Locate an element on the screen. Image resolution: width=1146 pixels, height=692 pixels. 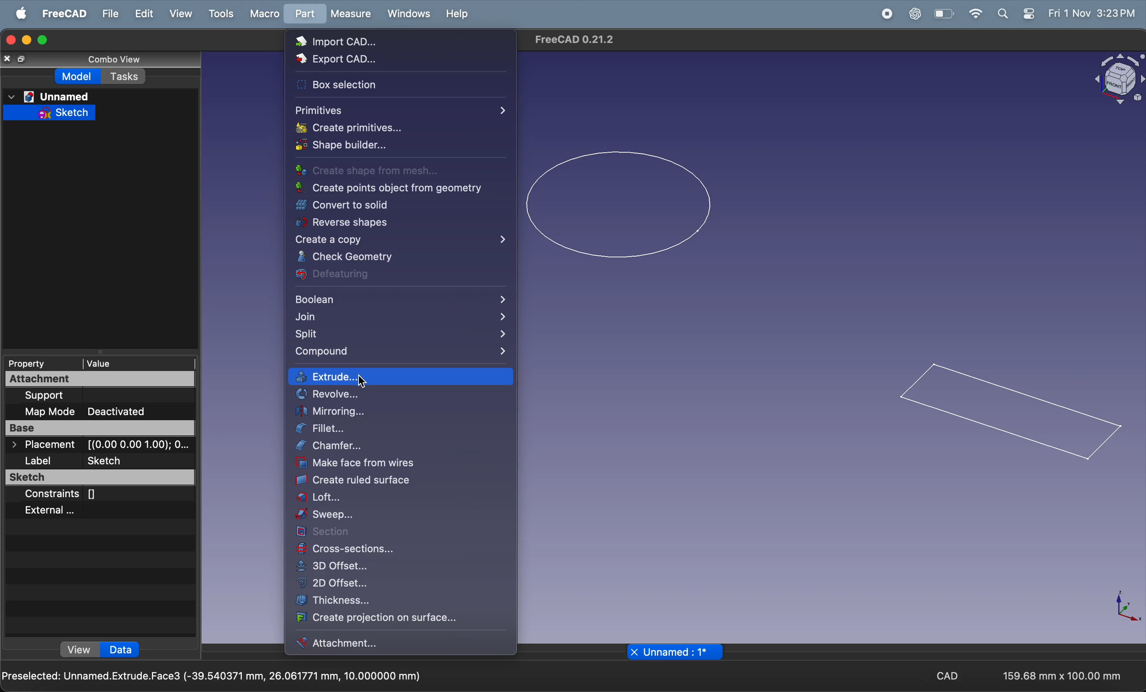
Defeaturing is located at coordinates (393, 276).